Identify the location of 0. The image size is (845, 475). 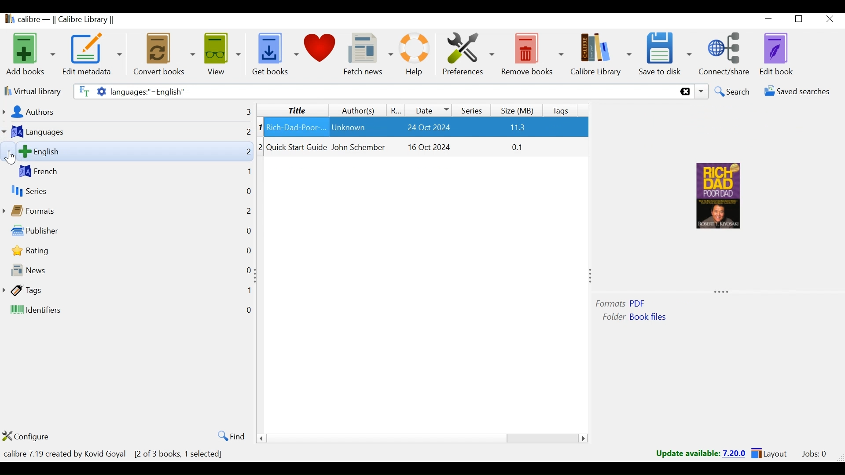
(246, 250).